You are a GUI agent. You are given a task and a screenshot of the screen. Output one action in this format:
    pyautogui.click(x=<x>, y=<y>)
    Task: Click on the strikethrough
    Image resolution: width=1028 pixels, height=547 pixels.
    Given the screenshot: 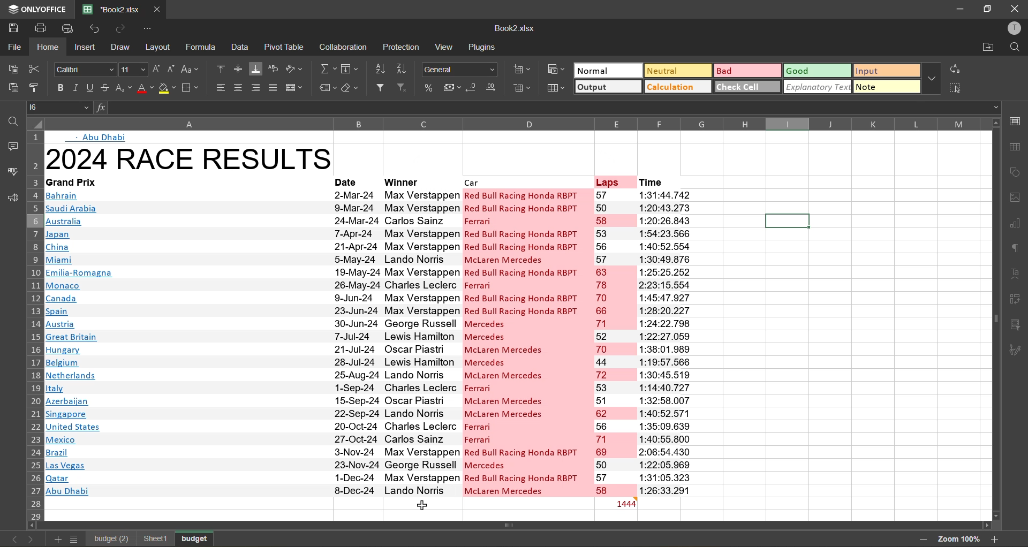 What is the action you would take?
    pyautogui.click(x=106, y=88)
    